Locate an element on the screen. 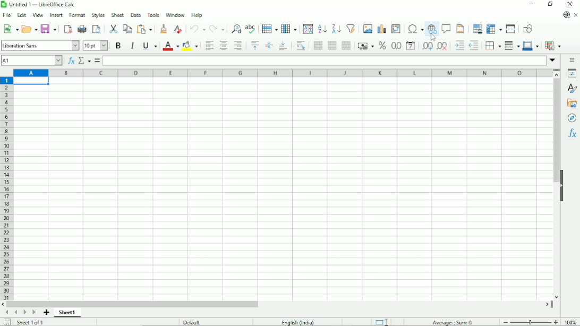 Image resolution: width=580 pixels, height=326 pixels. Define print area is located at coordinates (477, 28).